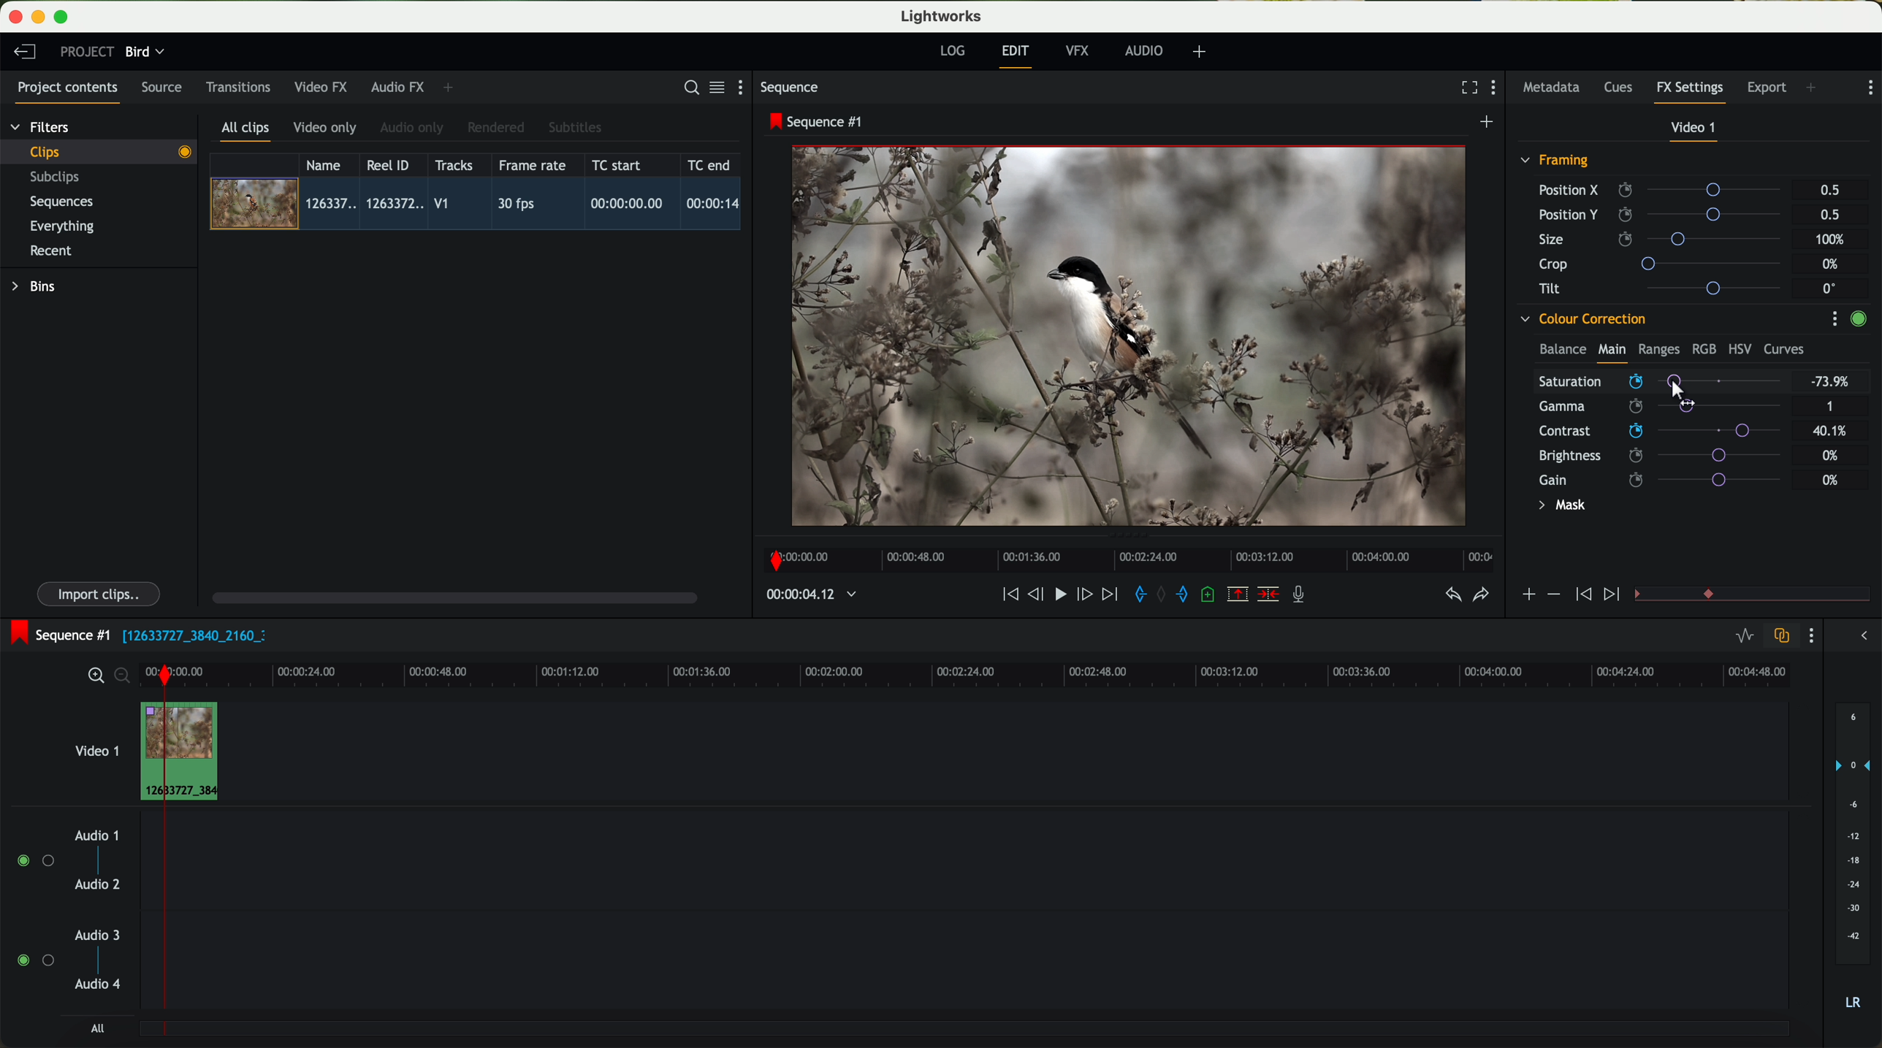  Describe the element at coordinates (99, 984) in the screenshot. I see `audio 4` at that location.